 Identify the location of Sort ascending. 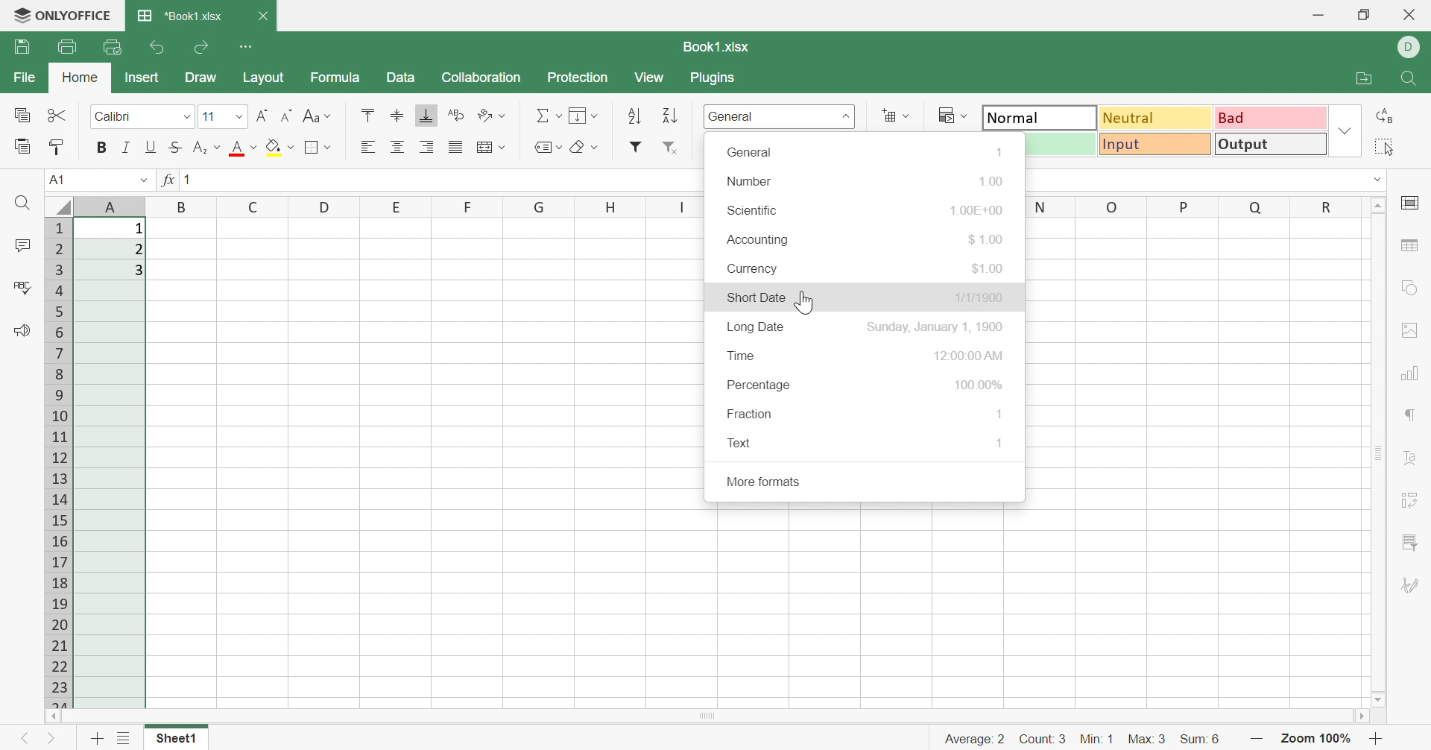
(634, 117).